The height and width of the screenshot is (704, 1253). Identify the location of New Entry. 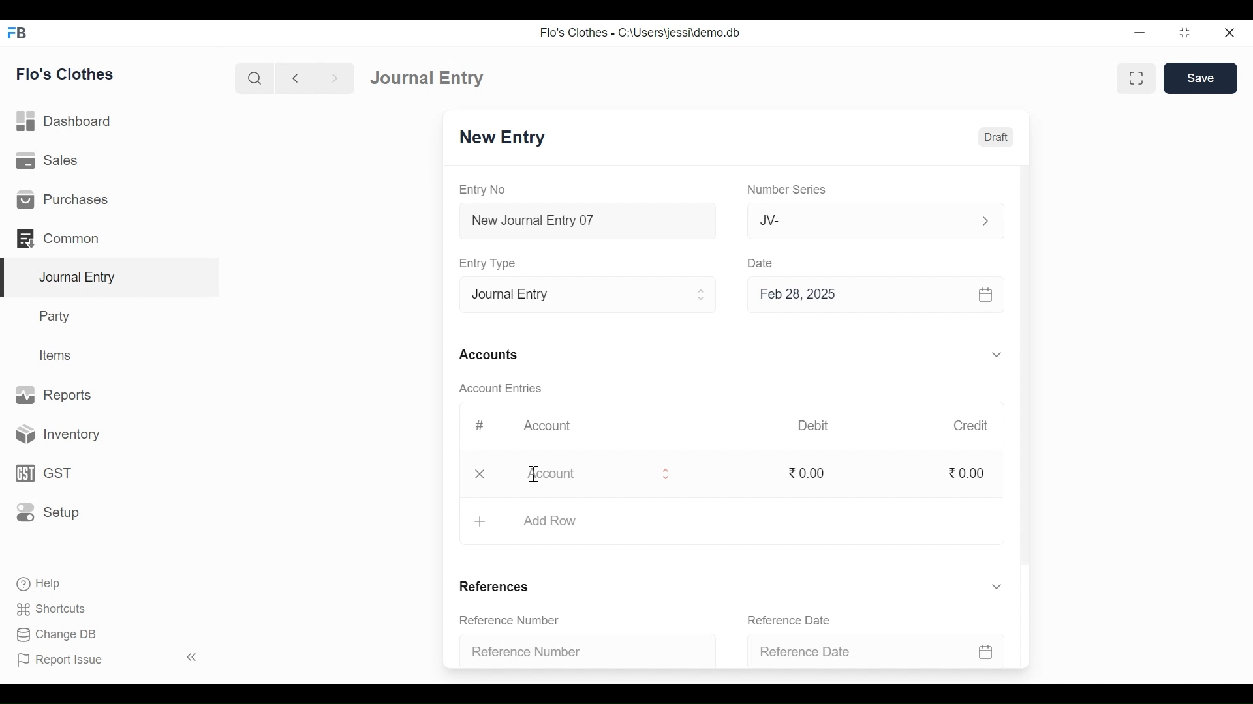
(506, 138).